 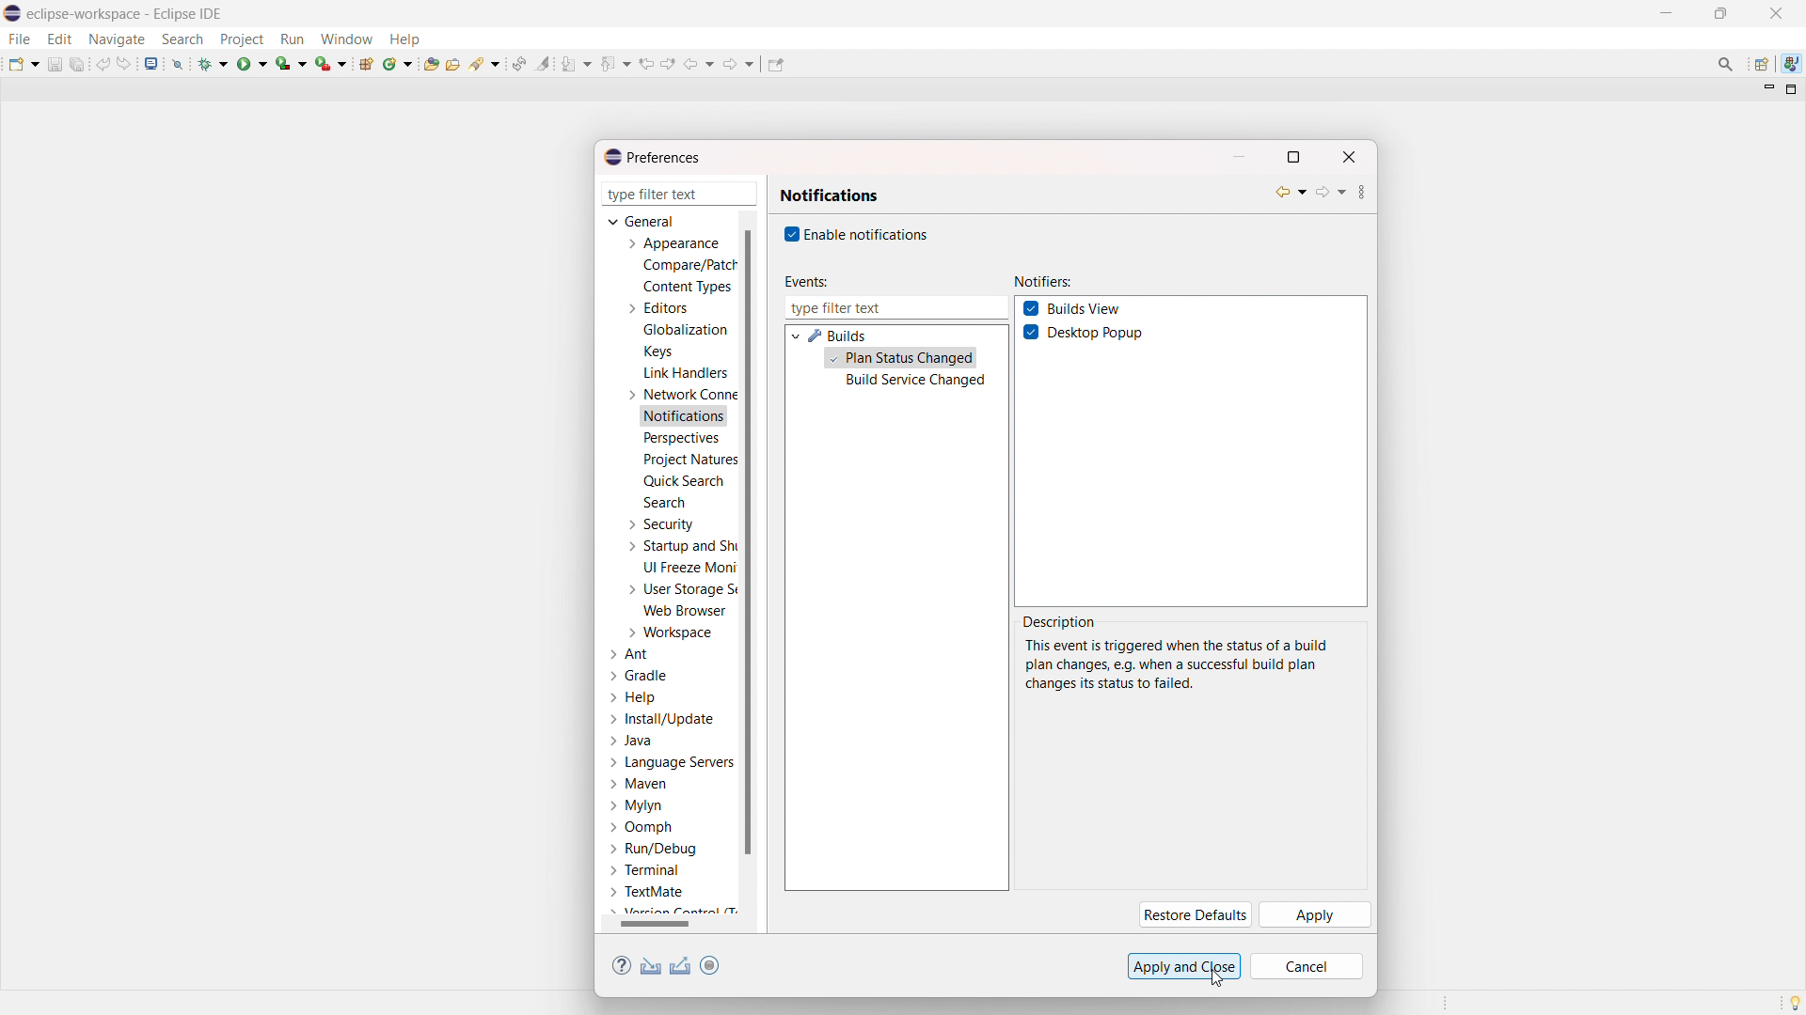 What do you see at coordinates (686, 266) in the screenshot?
I see `compare/patch` at bounding box center [686, 266].